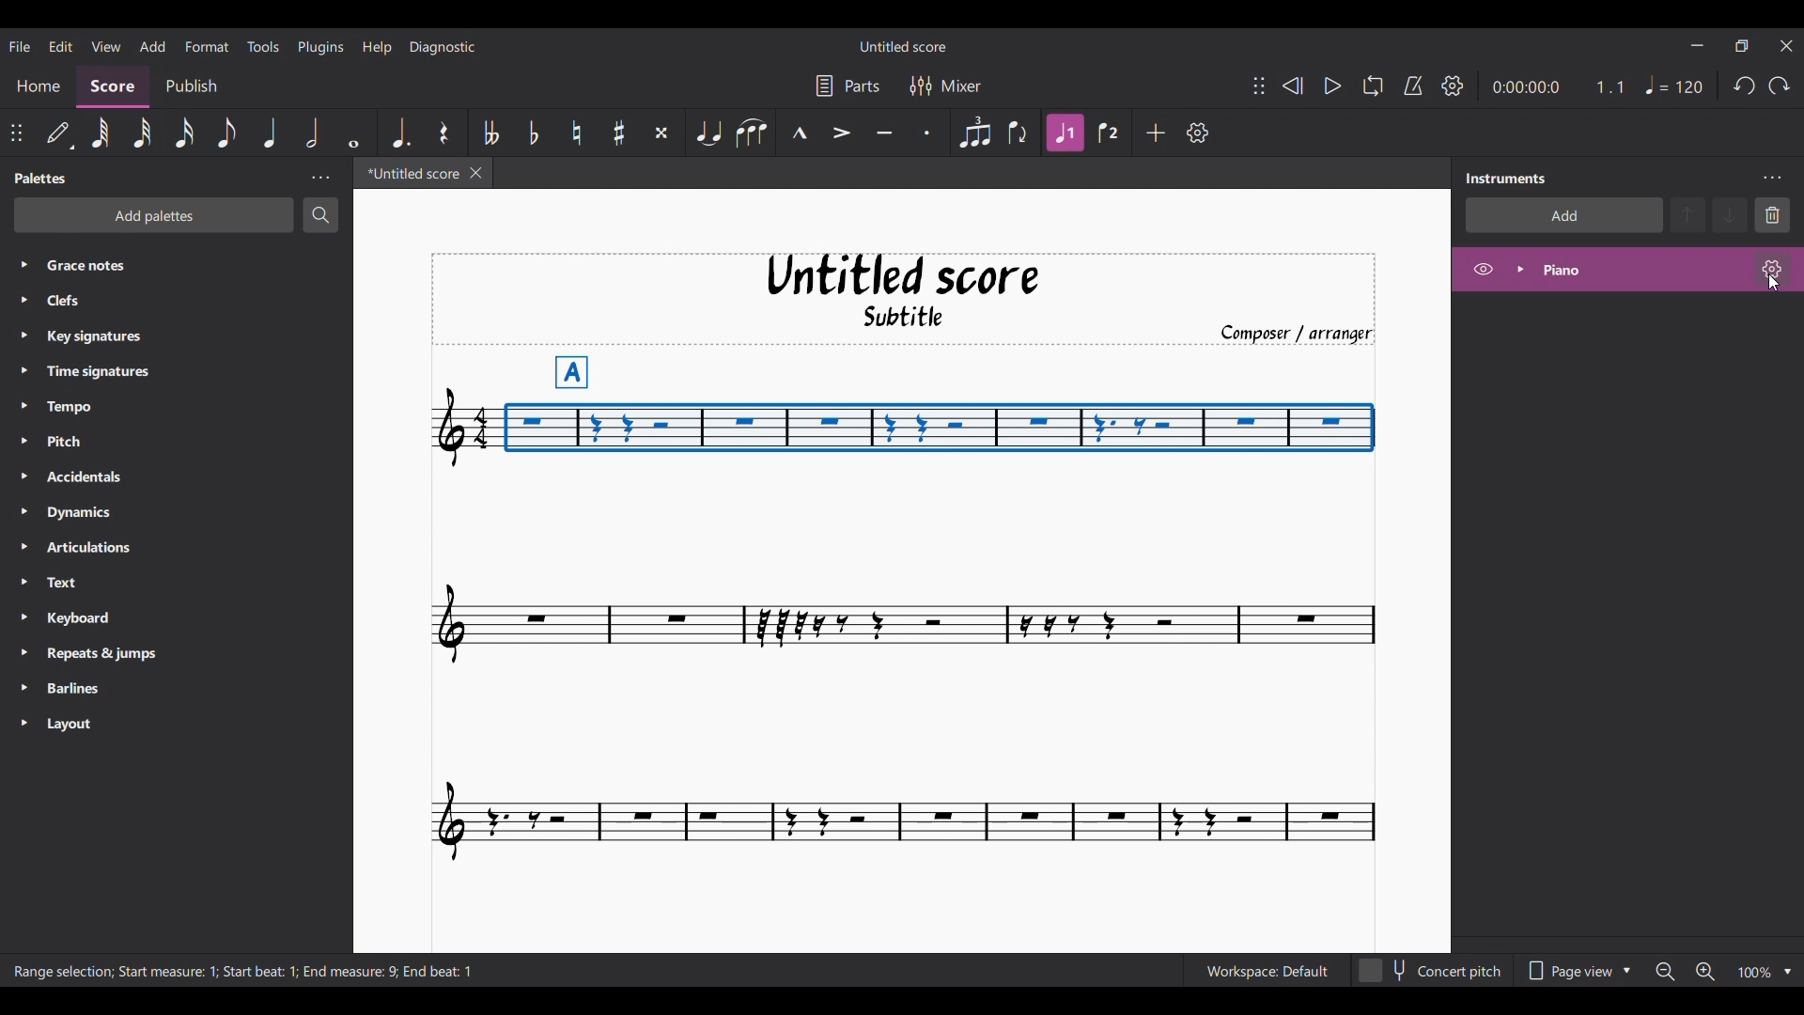  Describe the element at coordinates (902, 46) in the screenshot. I see `Score name` at that location.